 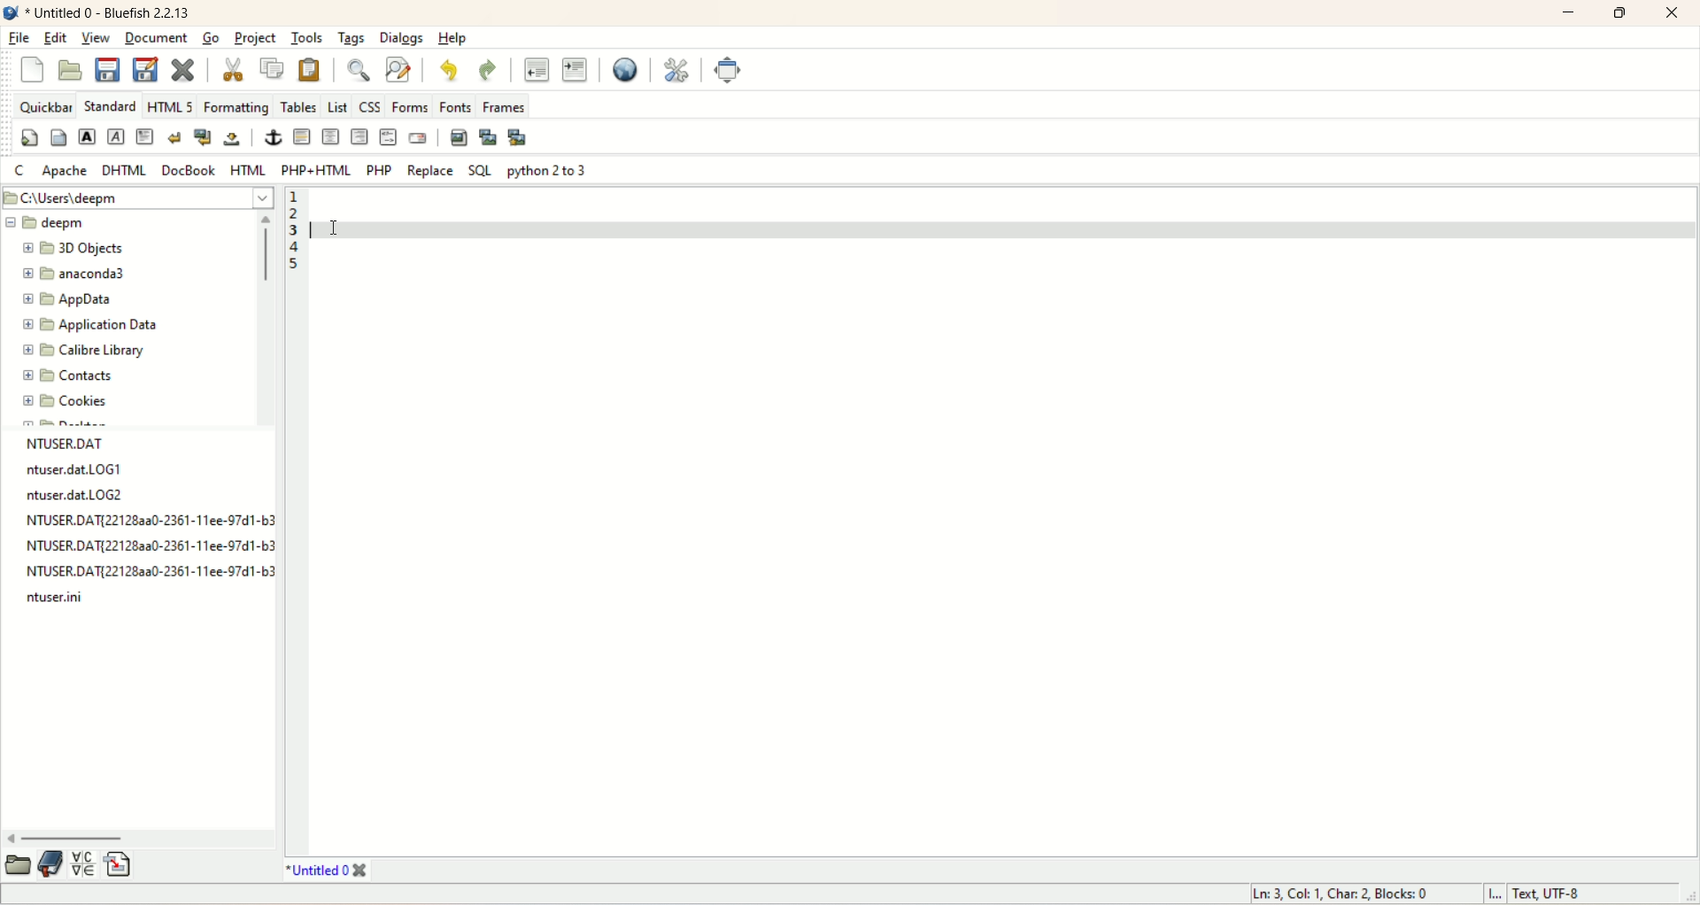 What do you see at coordinates (152, 547) in the screenshot?
I see `file name` at bounding box center [152, 547].